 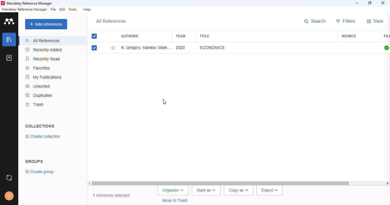 I want to click on favorites, so click(x=37, y=68).